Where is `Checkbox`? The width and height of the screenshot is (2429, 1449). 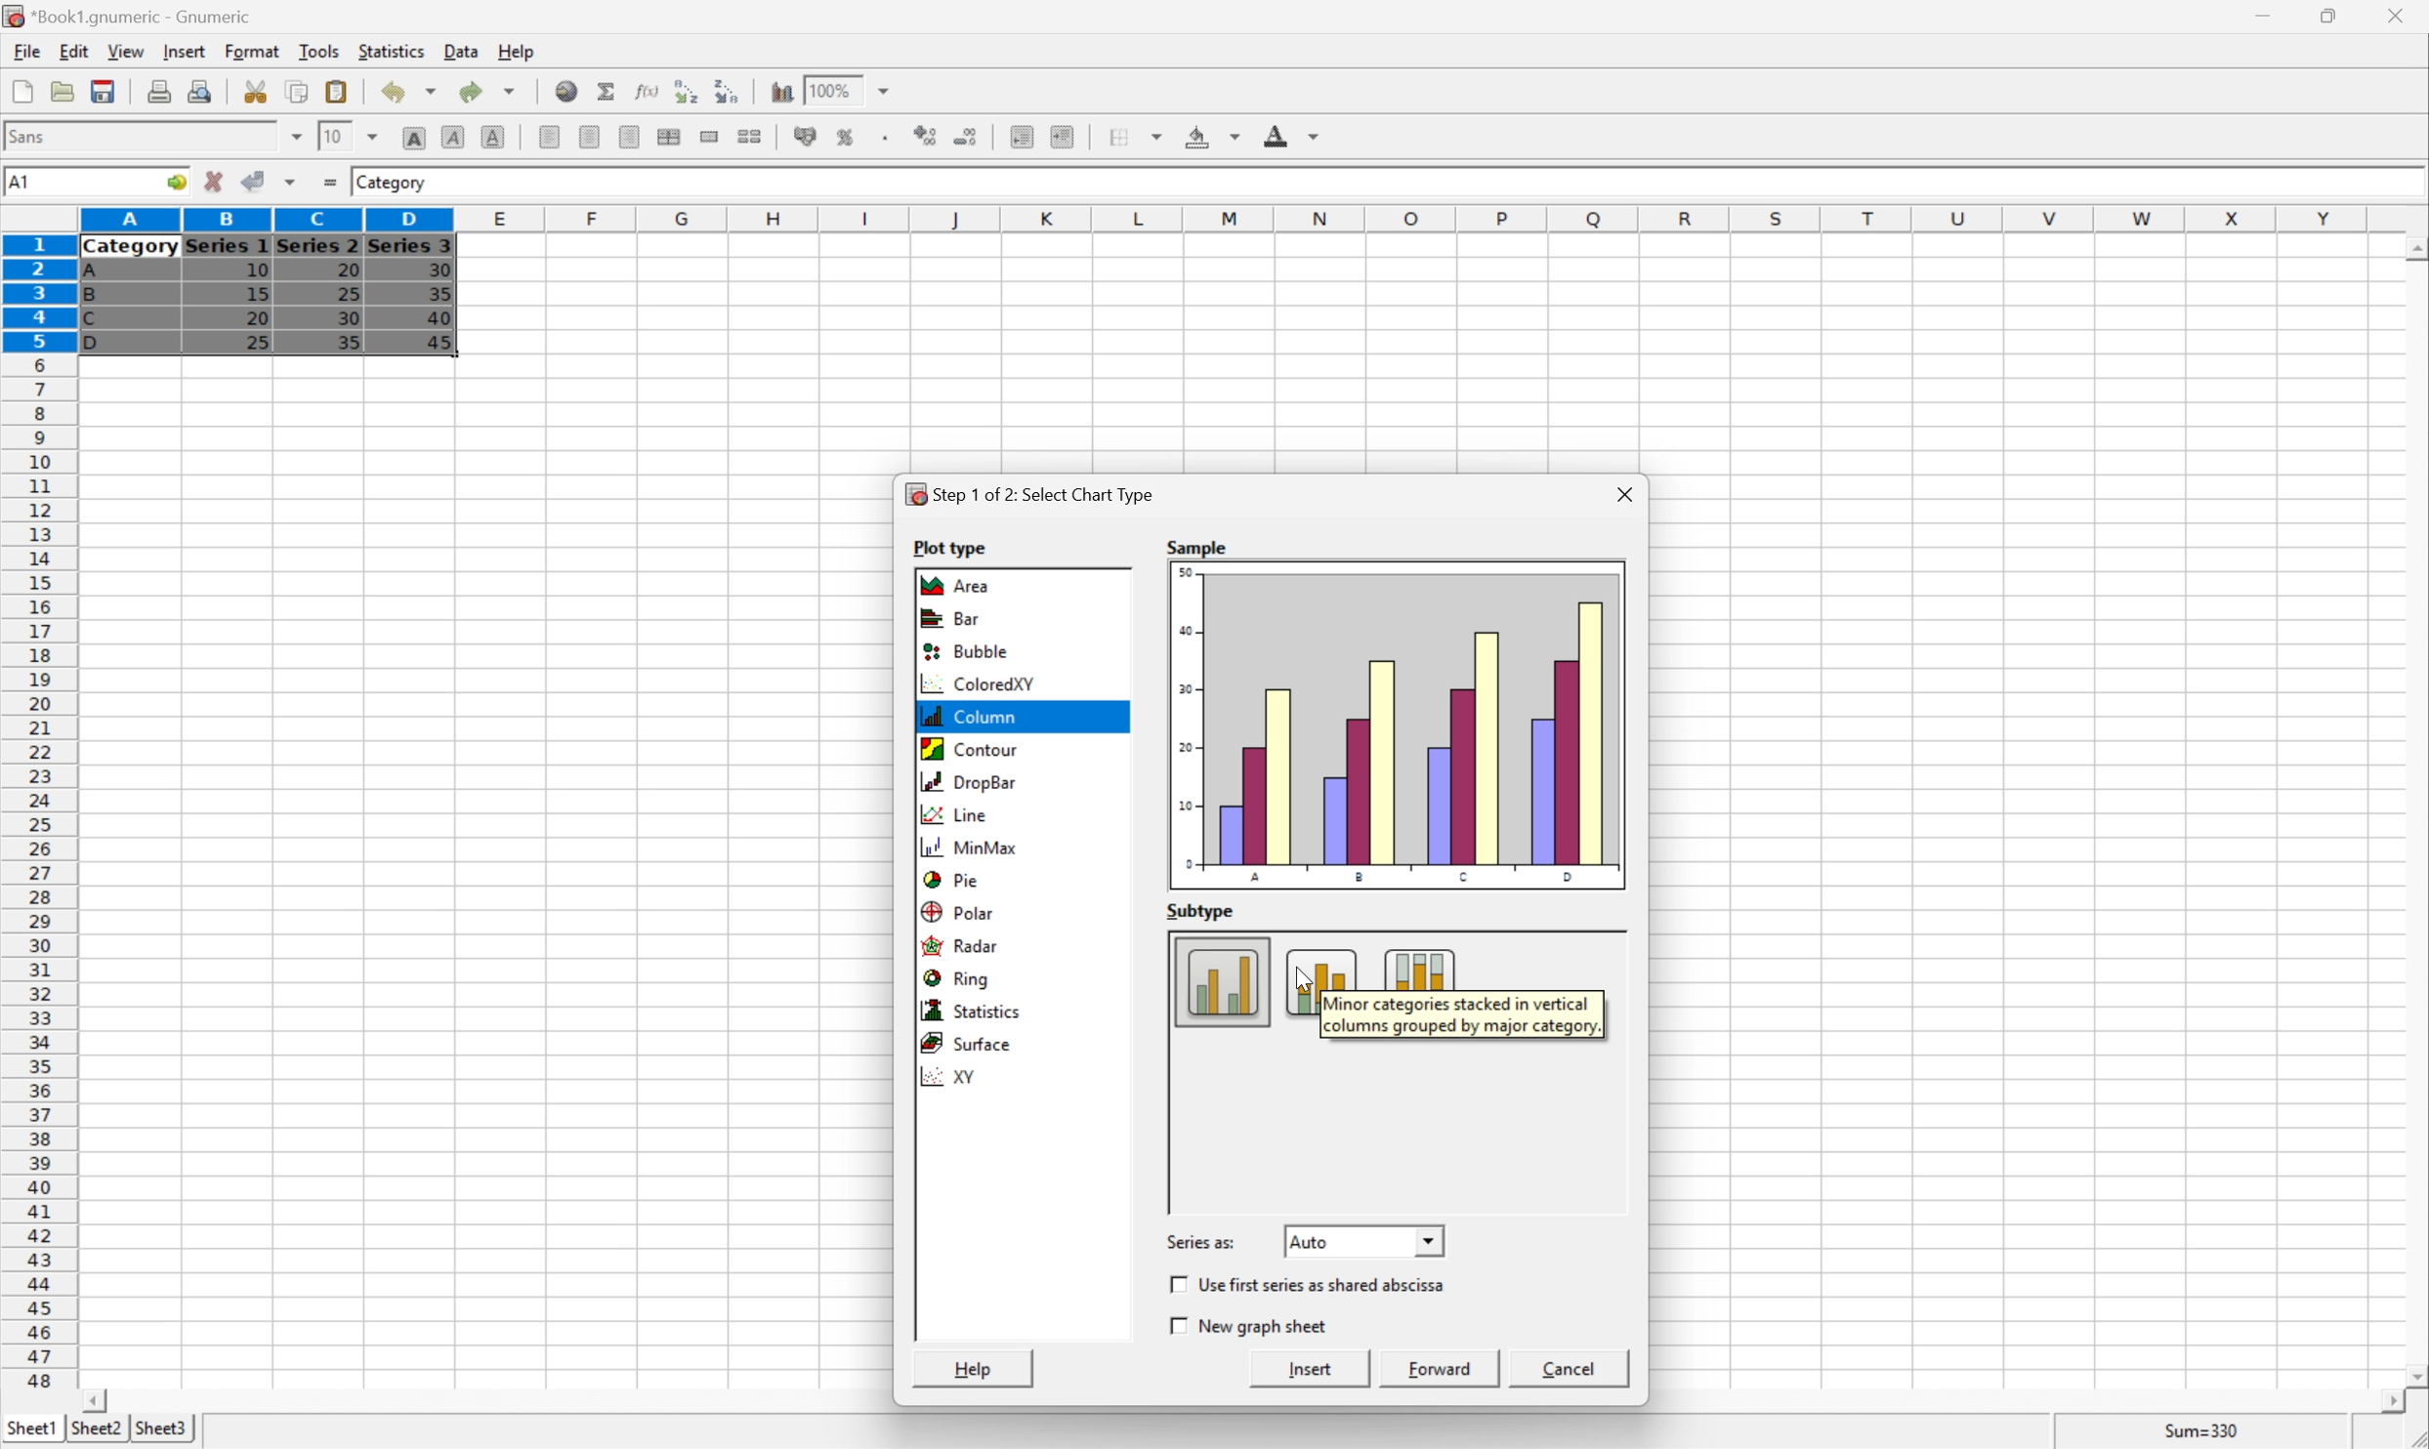
Checkbox is located at coordinates (1175, 1284).